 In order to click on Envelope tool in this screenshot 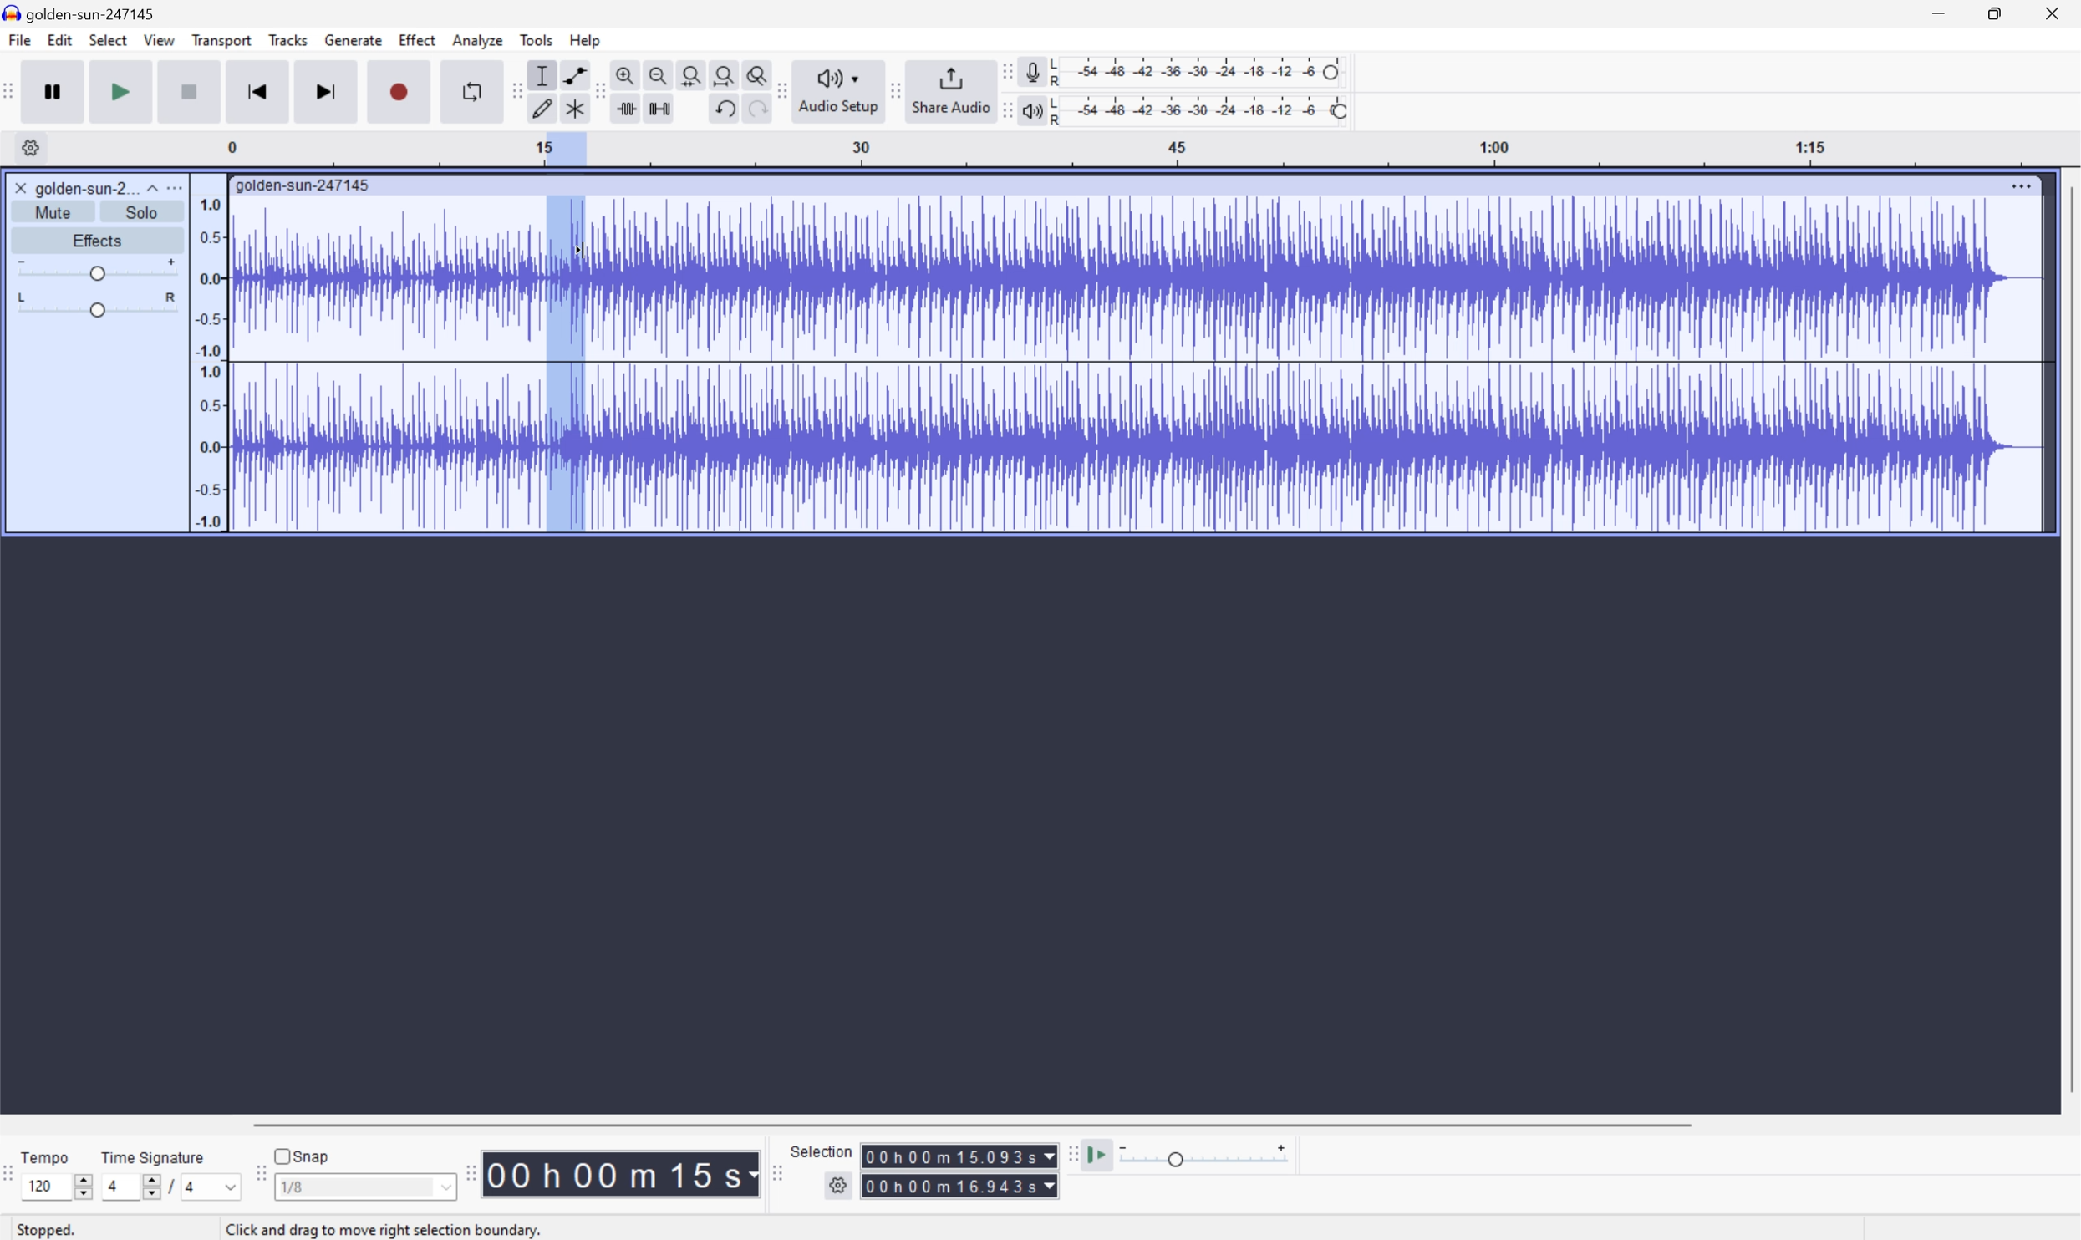, I will do `click(571, 74)`.